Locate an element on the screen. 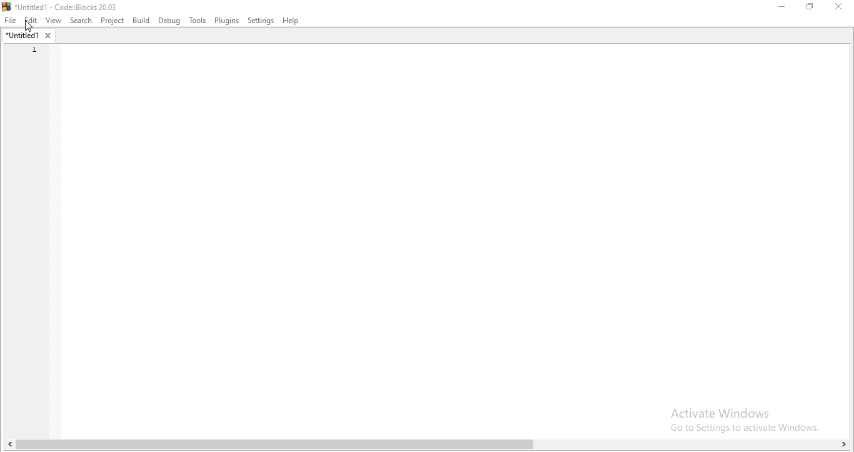 This screenshot has width=854, height=452. File is located at coordinates (11, 19).